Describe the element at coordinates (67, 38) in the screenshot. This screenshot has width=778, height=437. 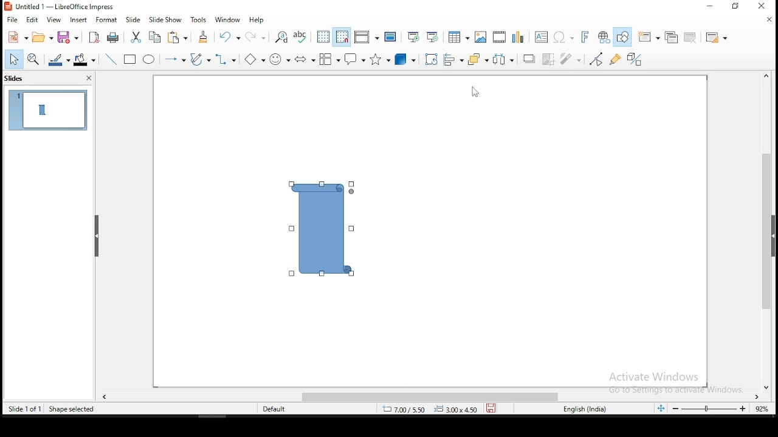
I see `save` at that location.